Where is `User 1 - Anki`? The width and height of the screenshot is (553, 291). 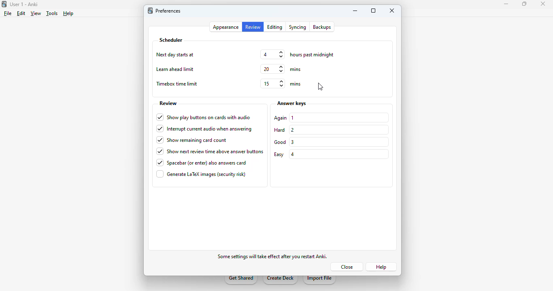 User 1 - Anki is located at coordinates (24, 4).